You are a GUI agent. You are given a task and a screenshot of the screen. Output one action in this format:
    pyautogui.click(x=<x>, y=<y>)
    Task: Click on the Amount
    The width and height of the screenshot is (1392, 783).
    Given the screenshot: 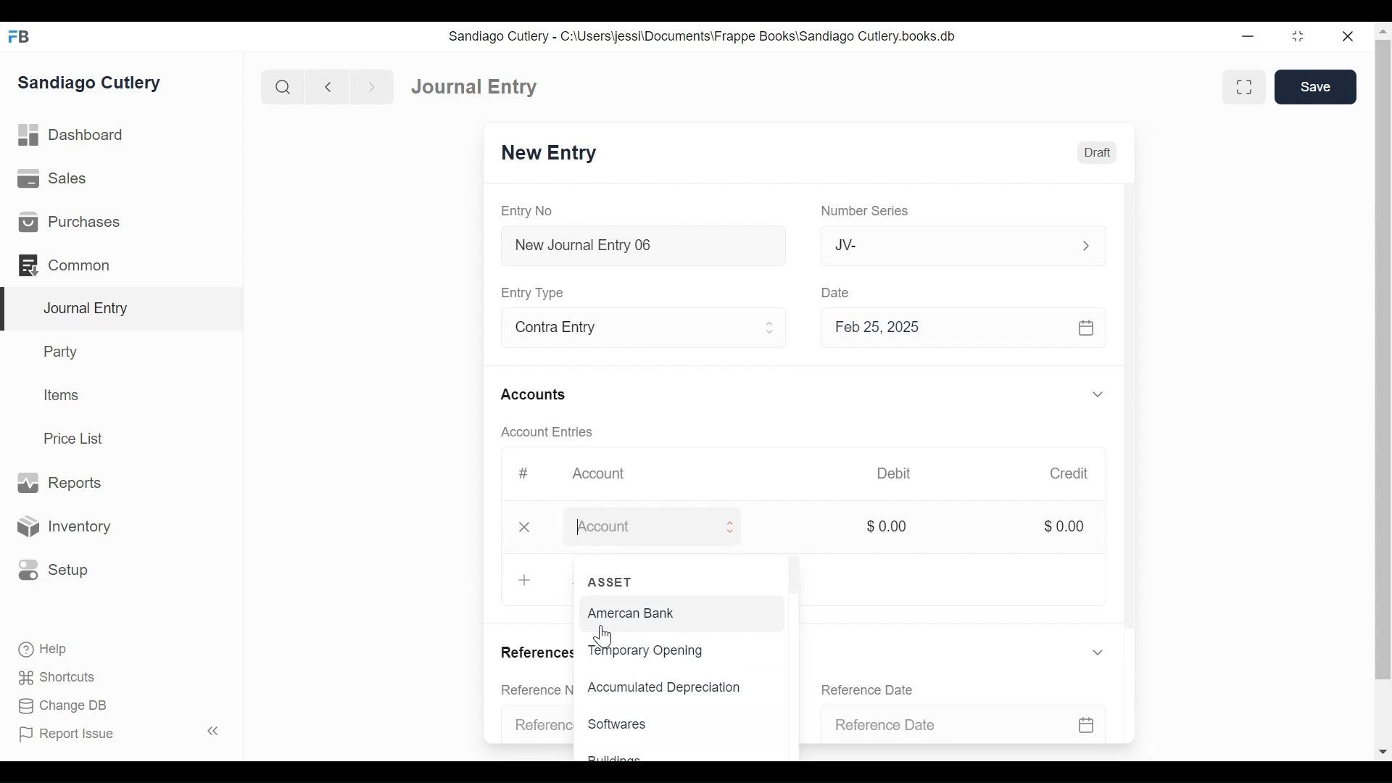 What is the action you would take?
    pyautogui.click(x=637, y=527)
    